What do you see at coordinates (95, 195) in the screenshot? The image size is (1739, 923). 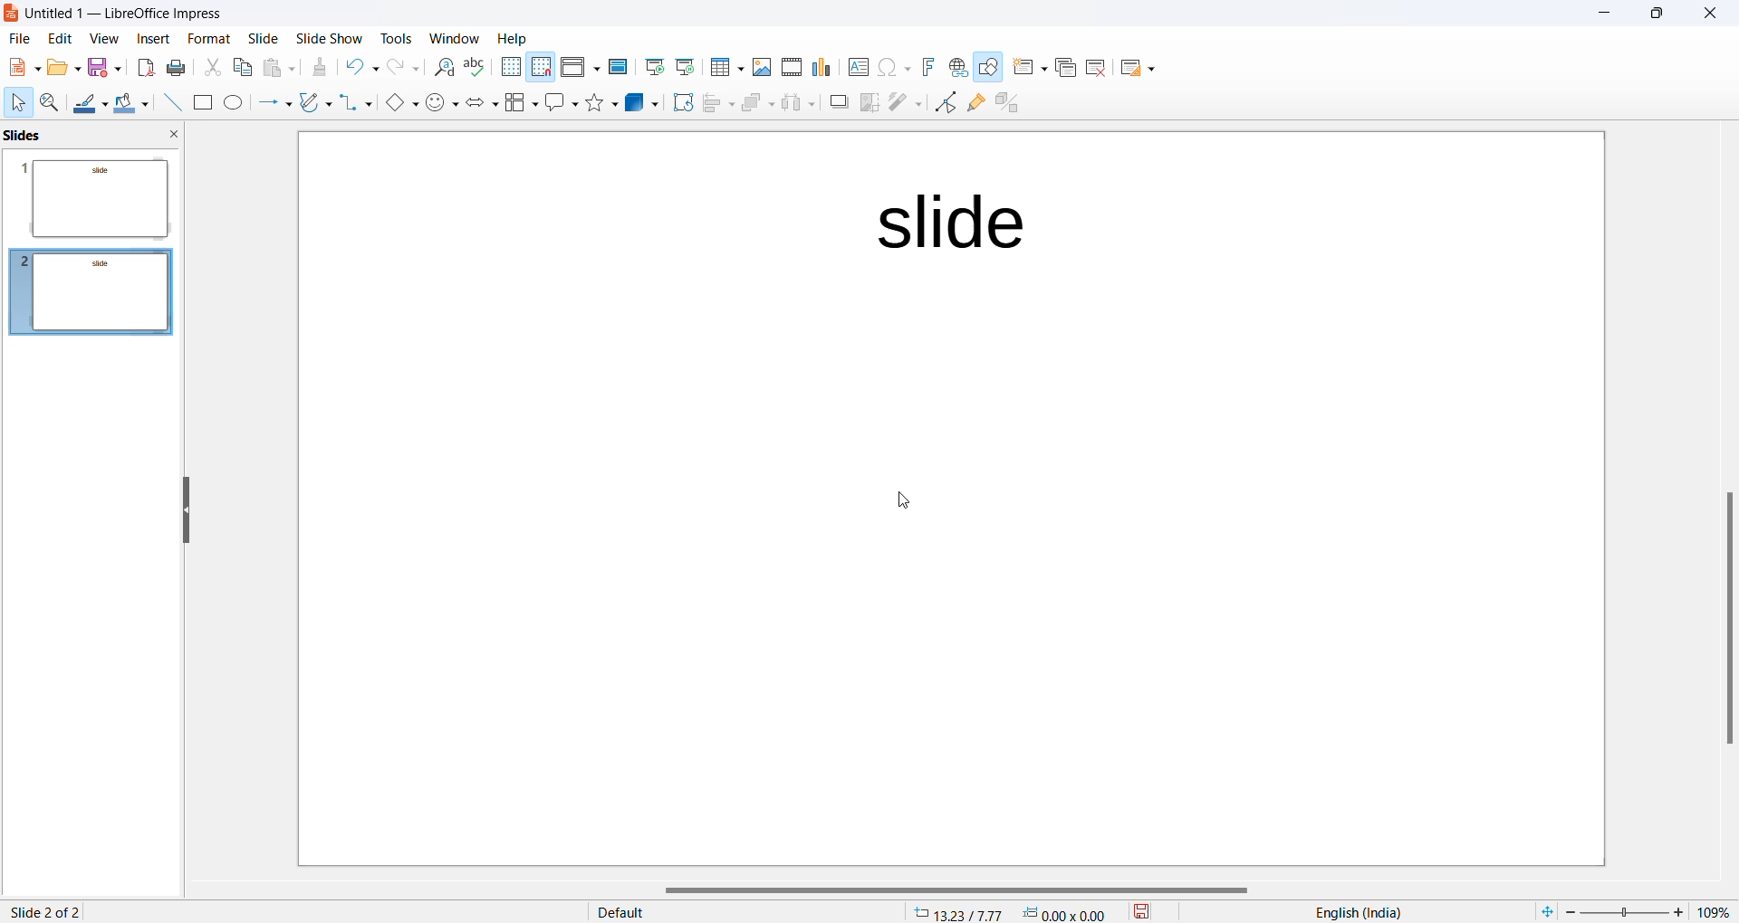 I see `slide preview` at bounding box center [95, 195].